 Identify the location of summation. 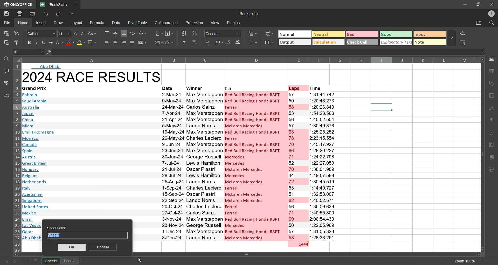
(159, 33).